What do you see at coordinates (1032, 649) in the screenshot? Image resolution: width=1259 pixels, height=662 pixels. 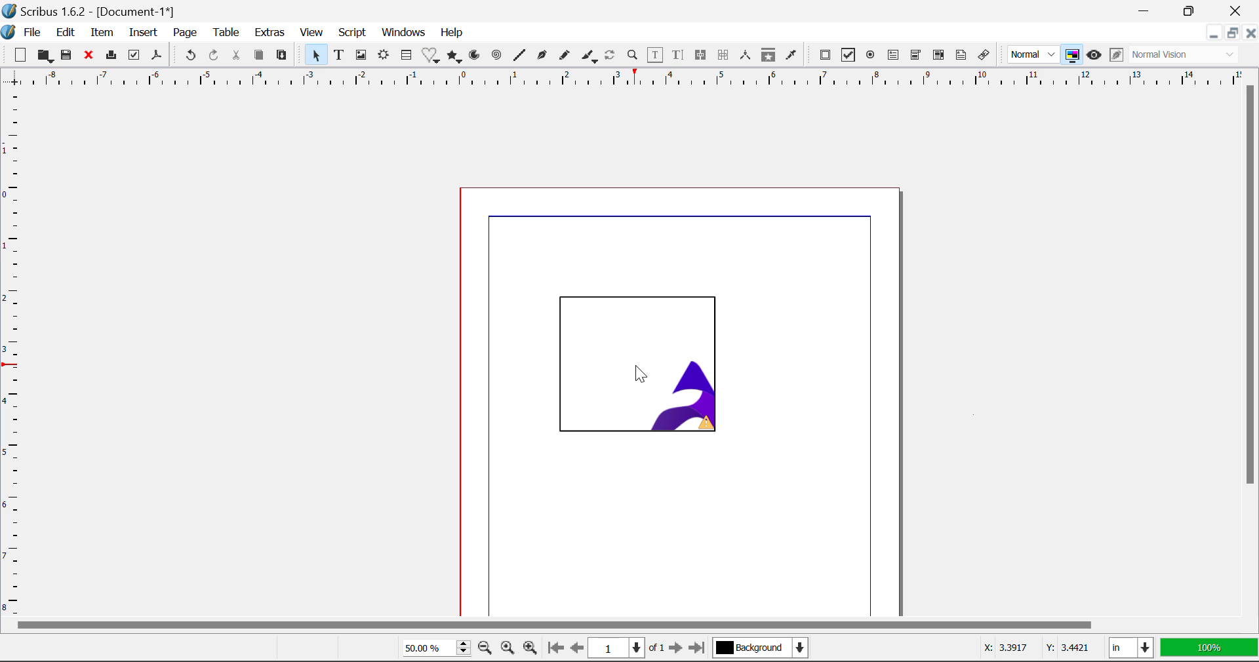 I see `Cursor Position` at bounding box center [1032, 649].